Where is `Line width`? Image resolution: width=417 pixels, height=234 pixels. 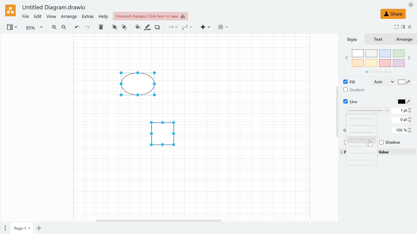
Line width is located at coordinates (399, 110).